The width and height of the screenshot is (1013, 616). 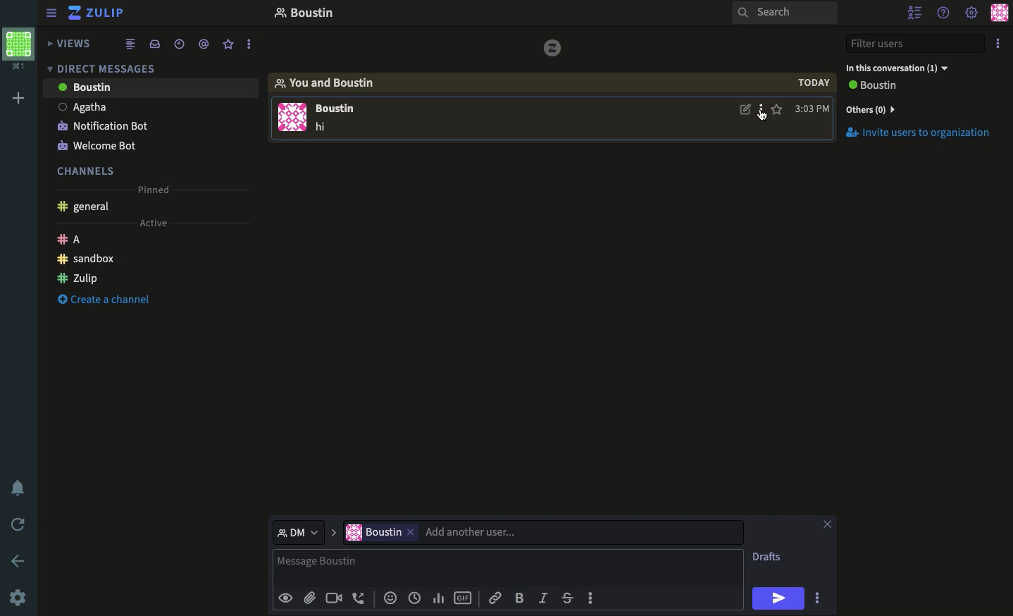 What do you see at coordinates (784, 14) in the screenshot?
I see `Search` at bounding box center [784, 14].